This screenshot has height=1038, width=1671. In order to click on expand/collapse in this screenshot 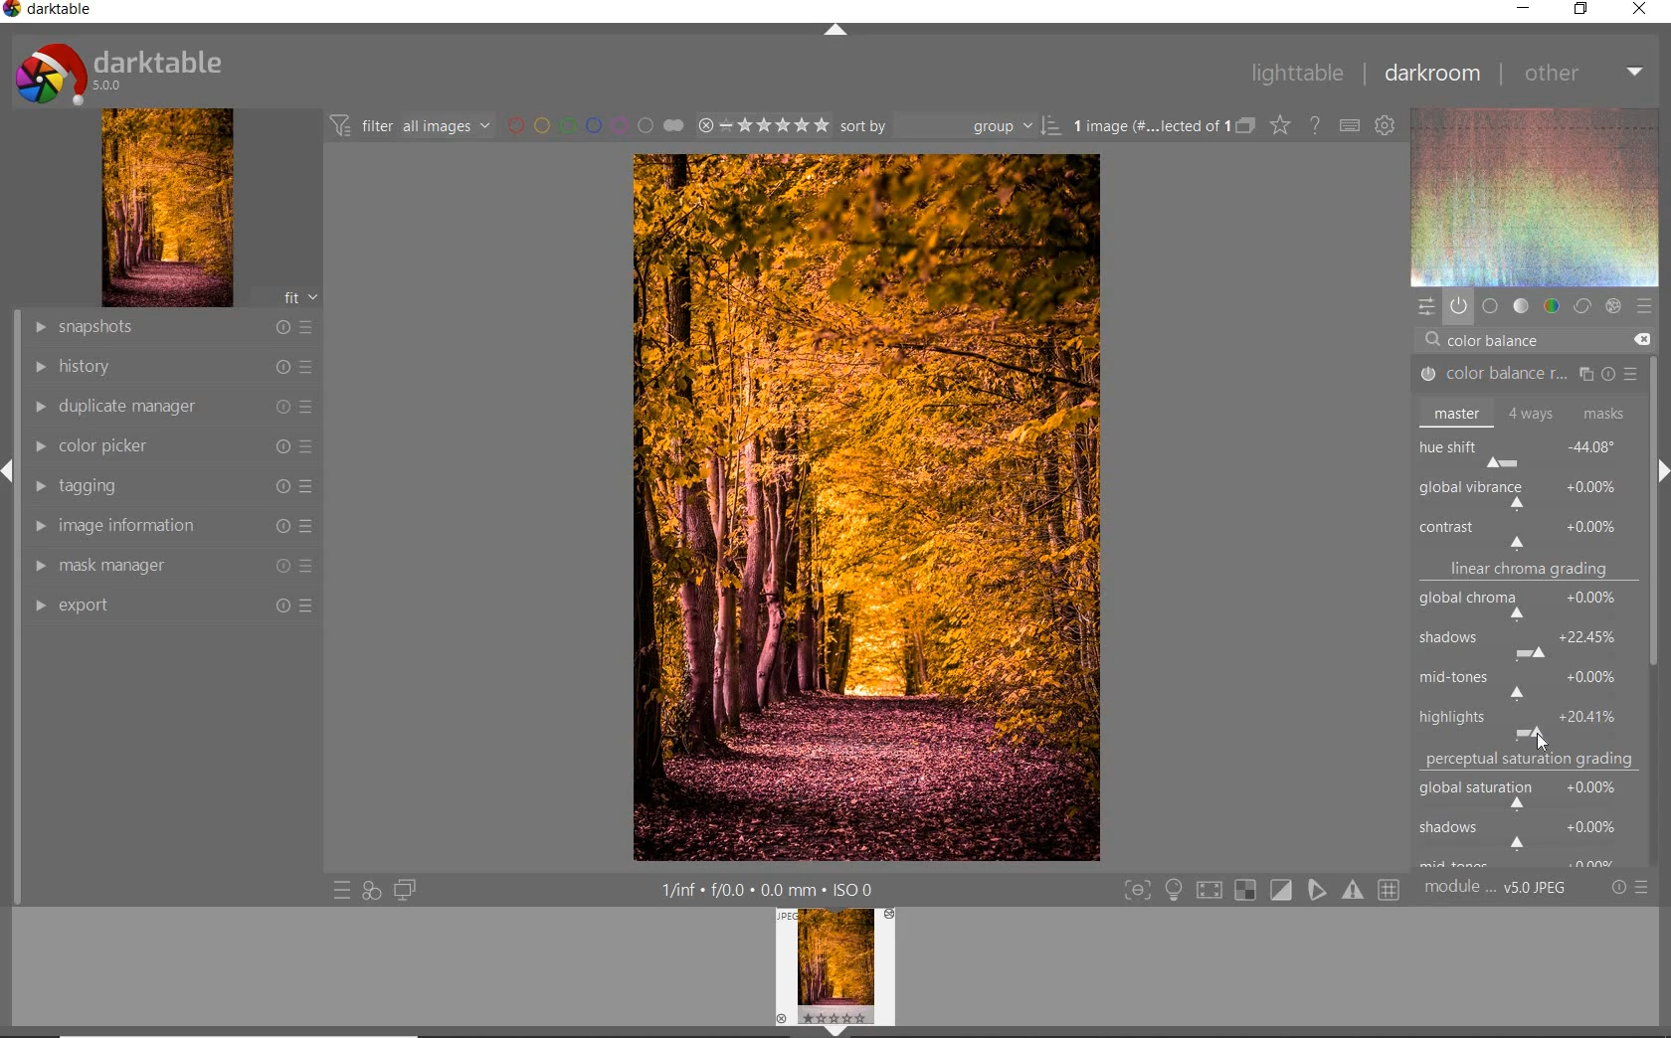, I will do `click(833, 30)`.